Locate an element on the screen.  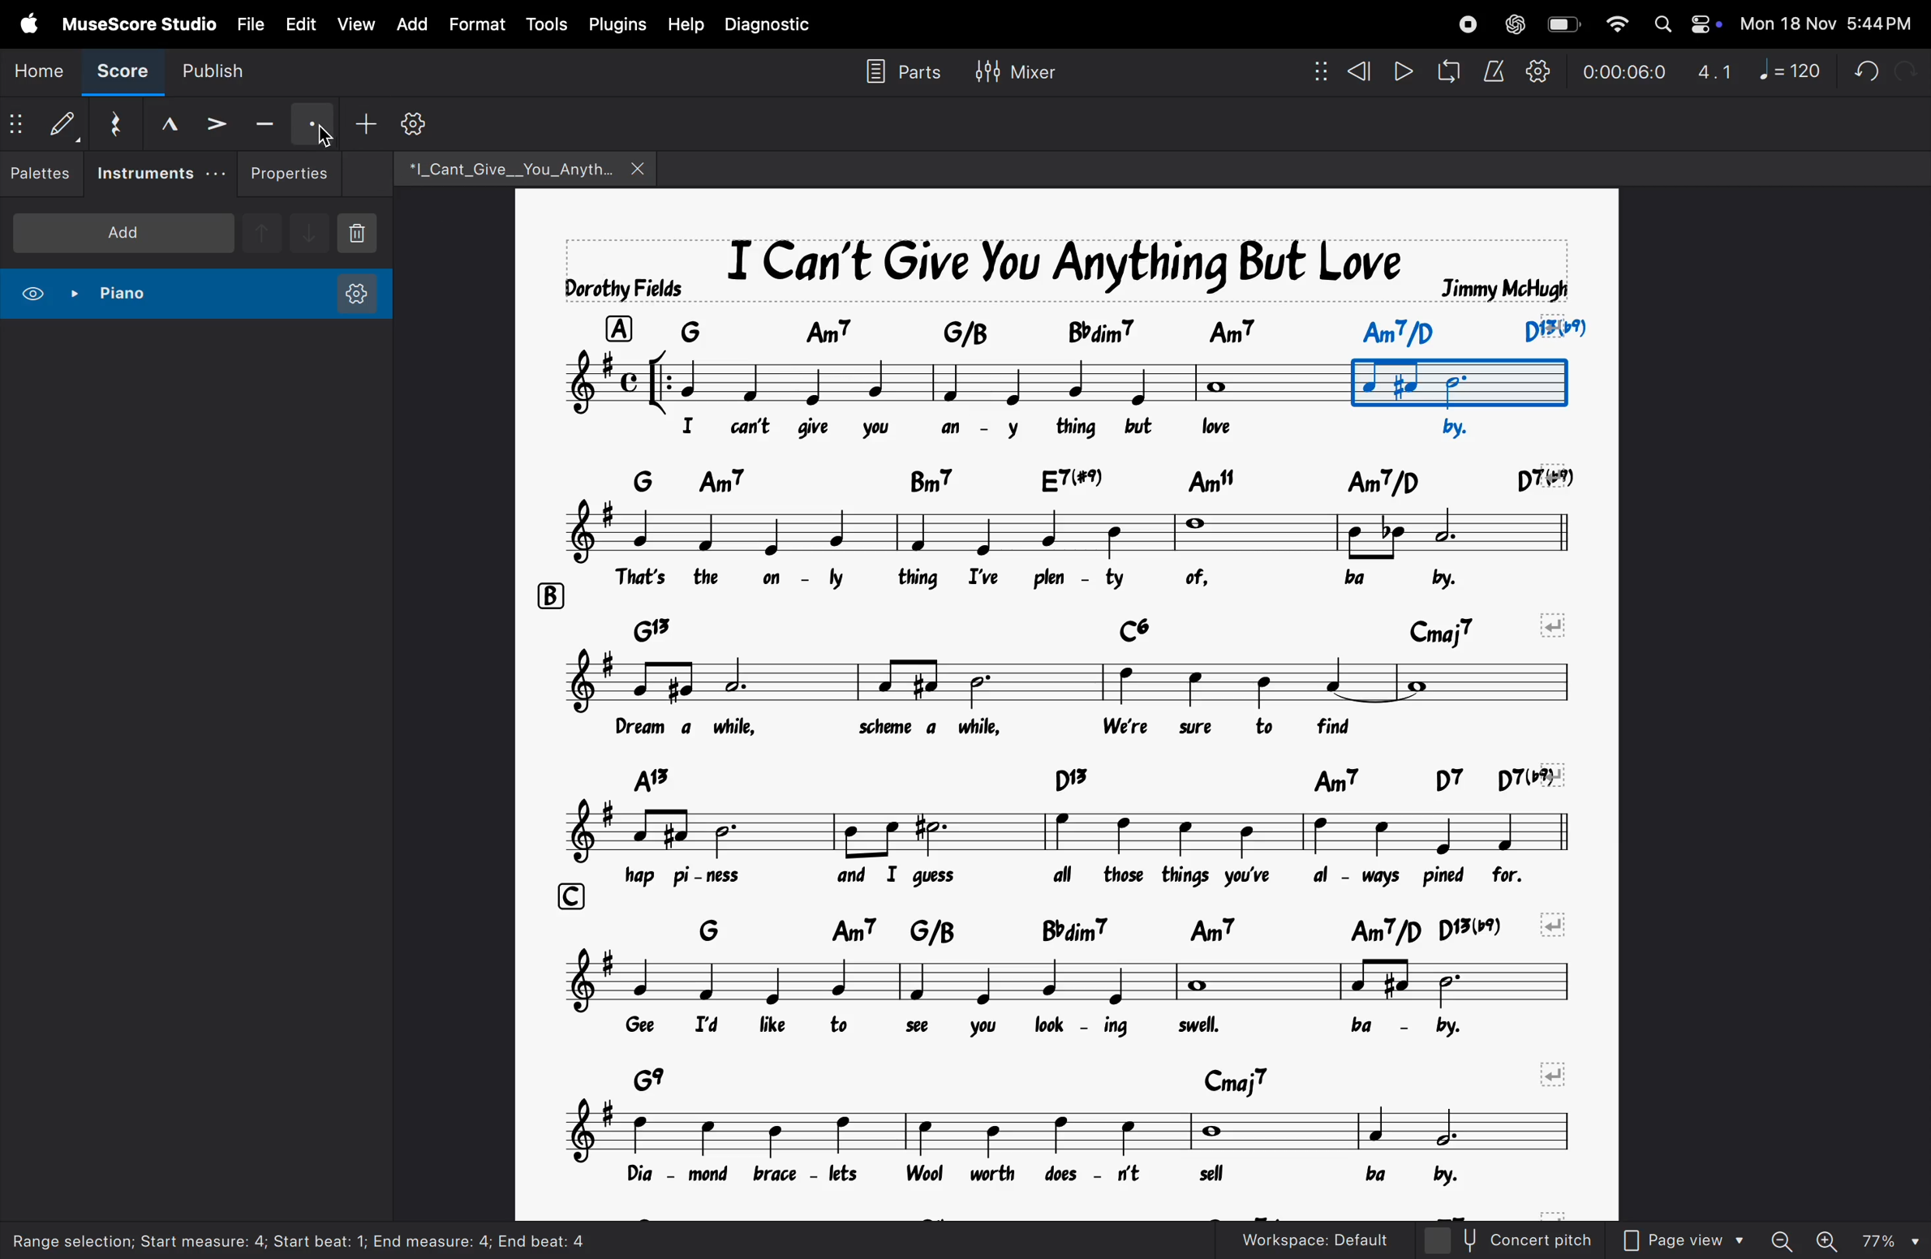
reset is located at coordinates (120, 123).